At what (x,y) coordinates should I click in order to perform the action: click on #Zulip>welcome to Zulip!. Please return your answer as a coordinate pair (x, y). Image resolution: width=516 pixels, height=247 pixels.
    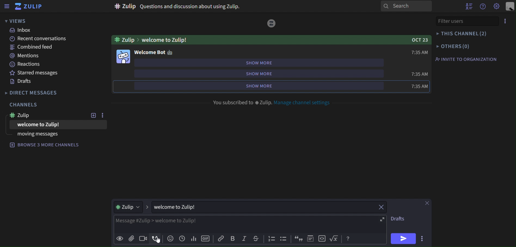
    Looking at the image, I should click on (150, 40).